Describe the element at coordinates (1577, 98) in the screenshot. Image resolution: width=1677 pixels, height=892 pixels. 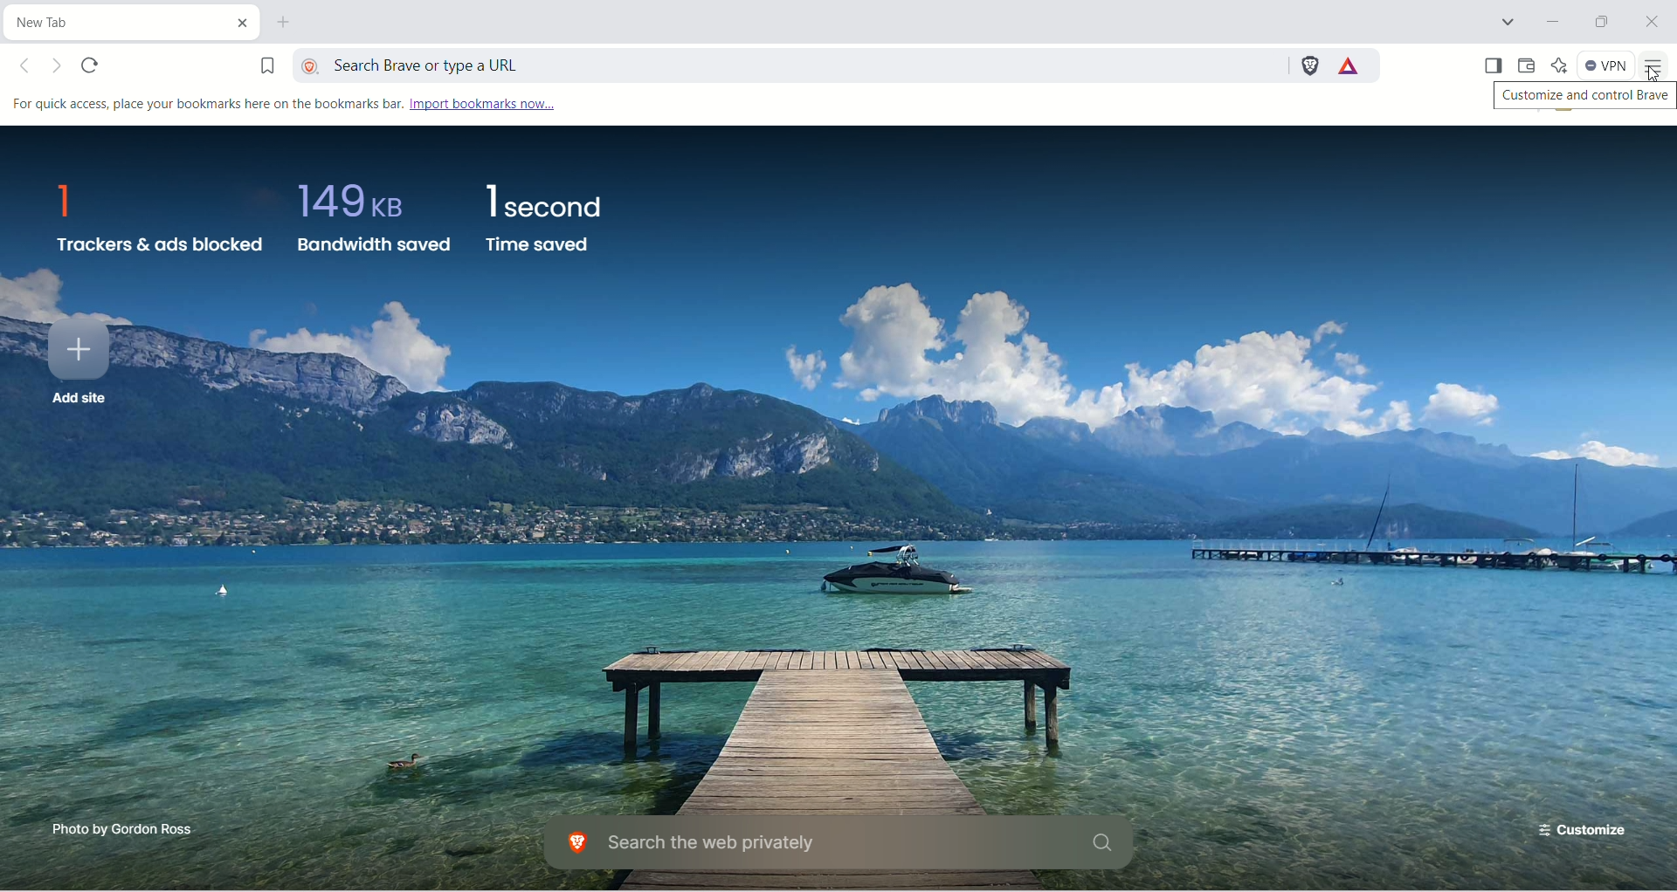
I see `customize and control brave` at that location.